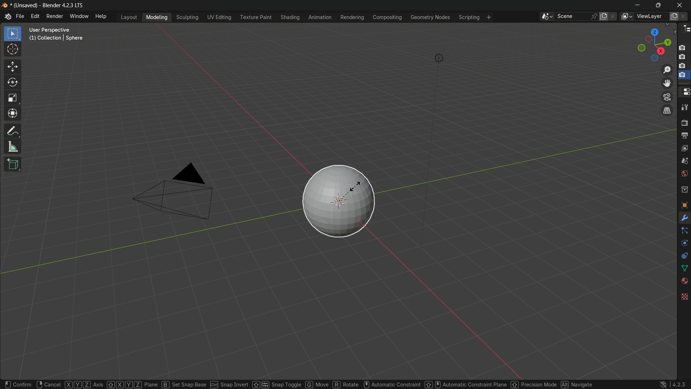 This screenshot has width=691, height=389. What do you see at coordinates (595, 15) in the screenshot?
I see `pin scene to workplace` at bounding box center [595, 15].